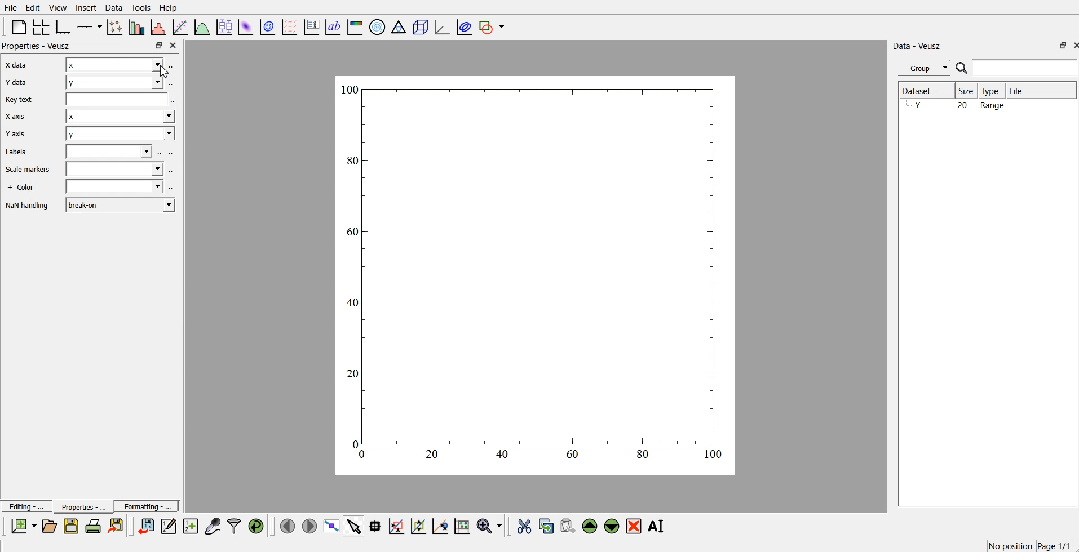 This screenshot has height=552, width=1079. I want to click on 3D scene, so click(420, 26).